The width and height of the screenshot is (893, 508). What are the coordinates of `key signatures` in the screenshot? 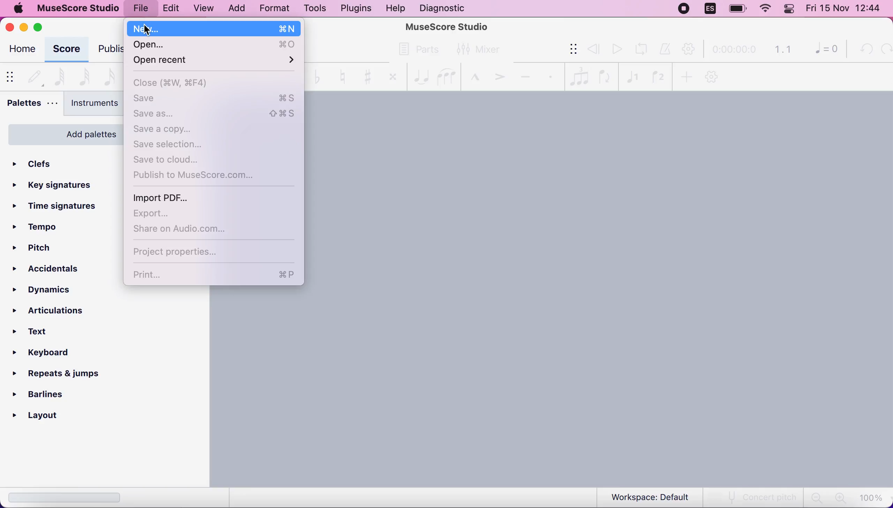 It's located at (69, 184).